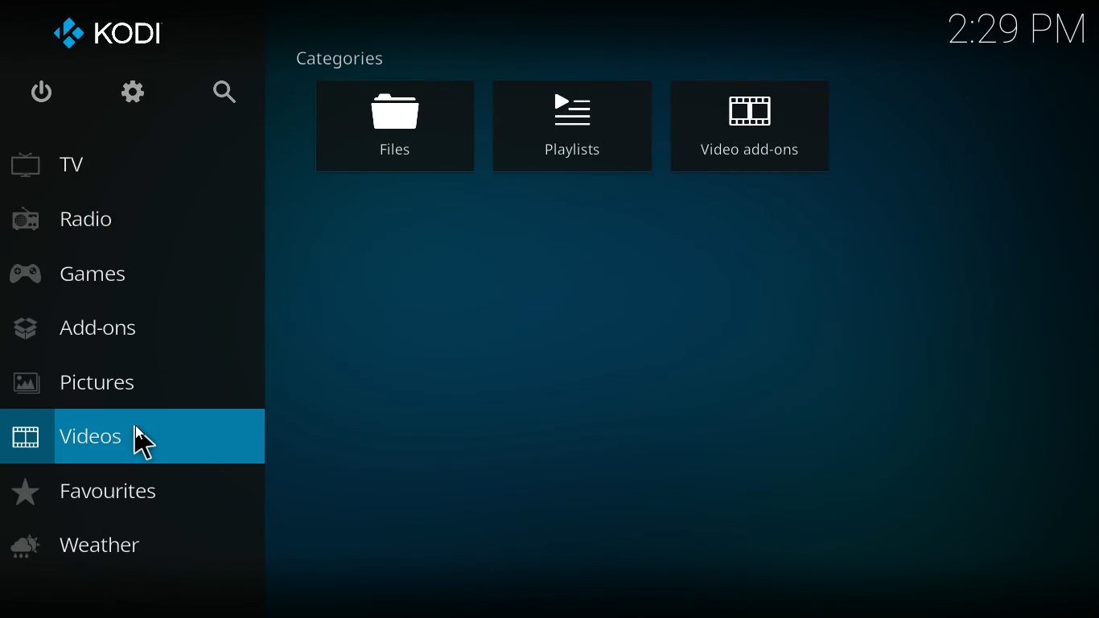 The image size is (1099, 618). I want to click on add-ons, so click(125, 327).